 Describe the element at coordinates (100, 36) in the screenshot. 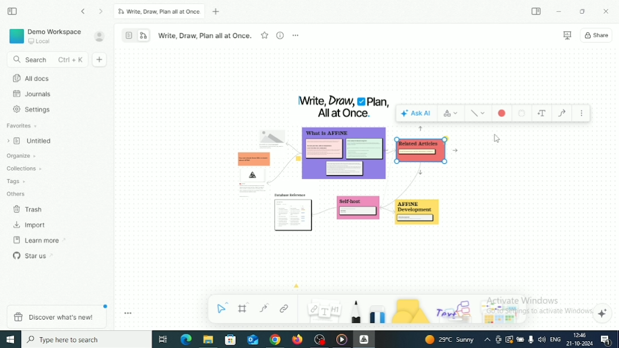

I see `Account` at that location.